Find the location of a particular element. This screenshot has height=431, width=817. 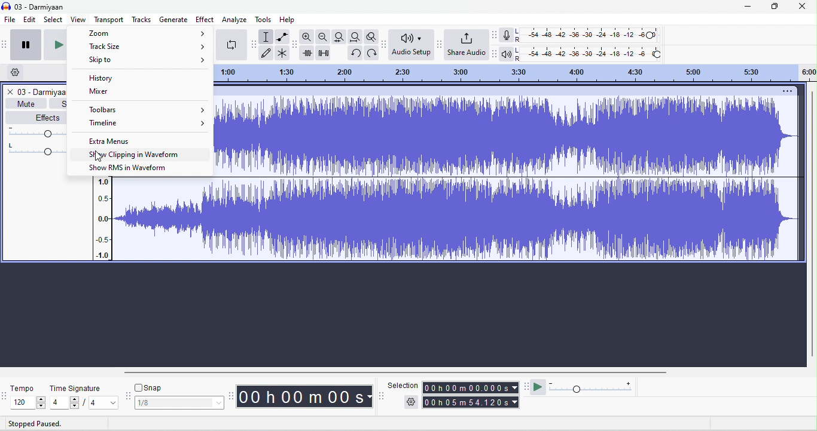

title is located at coordinates (33, 7).